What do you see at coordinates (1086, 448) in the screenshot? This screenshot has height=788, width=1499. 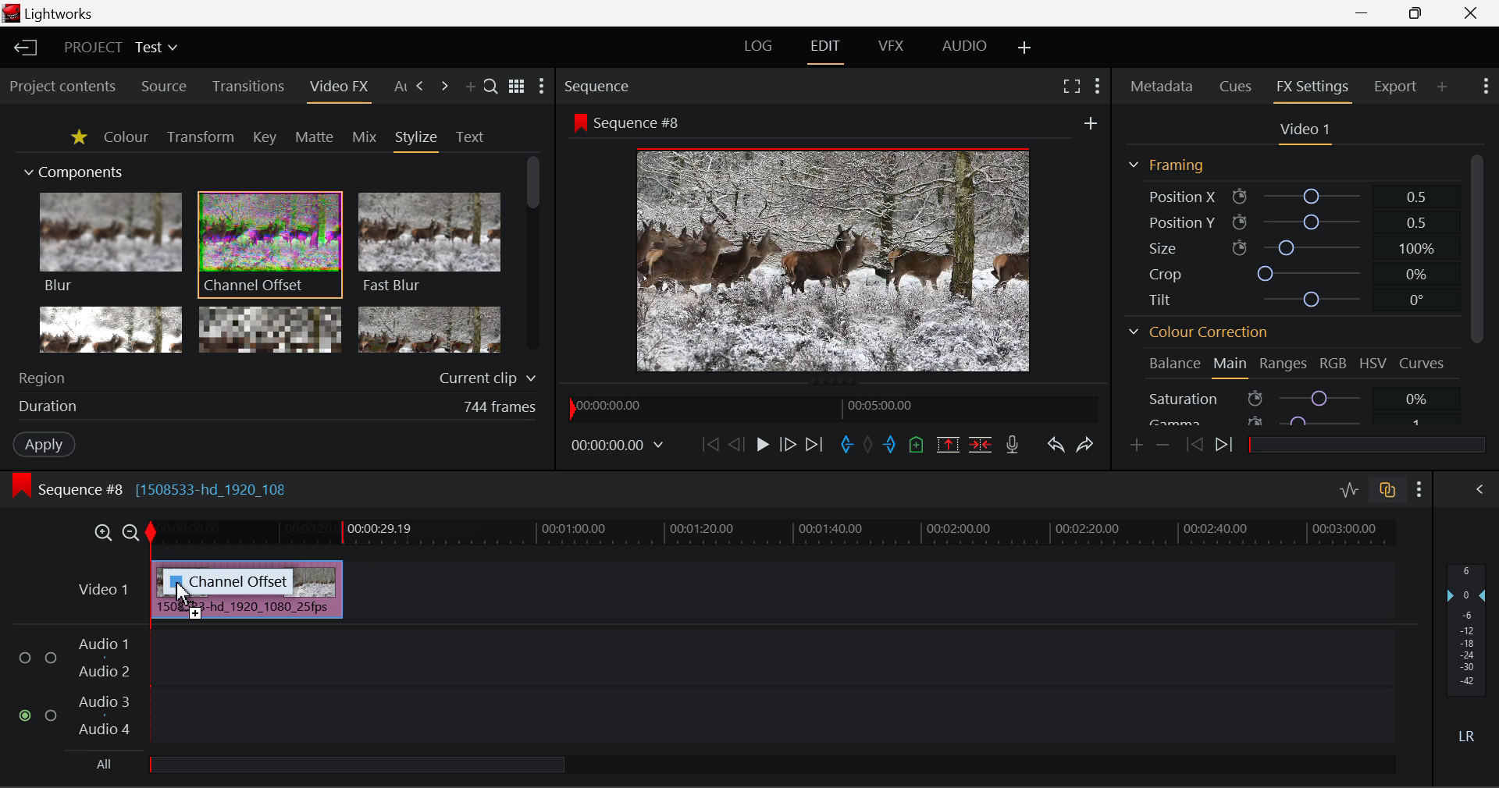 I see `Redo` at bounding box center [1086, 448].